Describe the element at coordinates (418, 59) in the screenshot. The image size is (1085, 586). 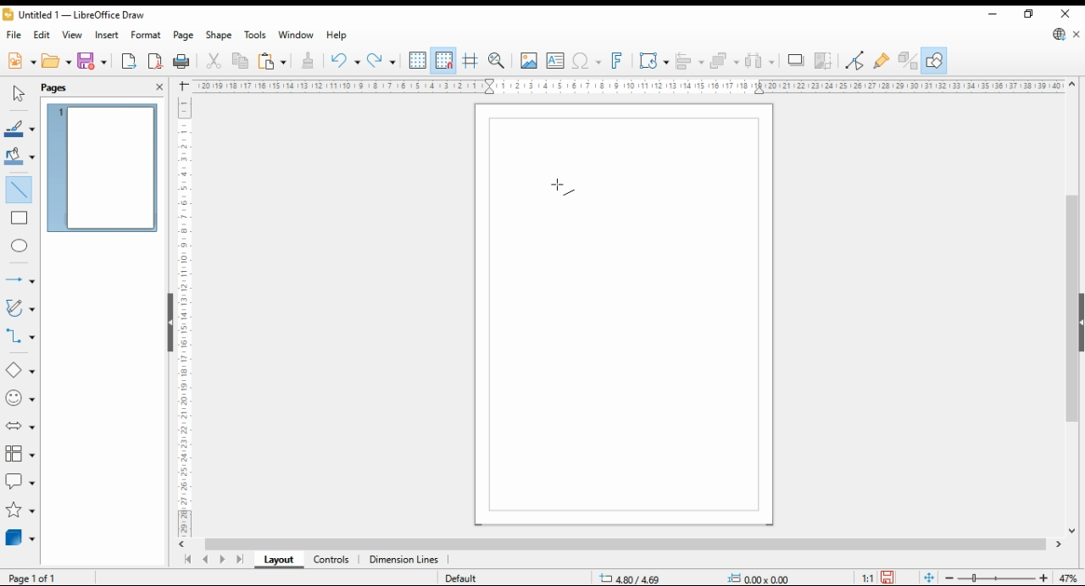
I see `display grid` at that location.